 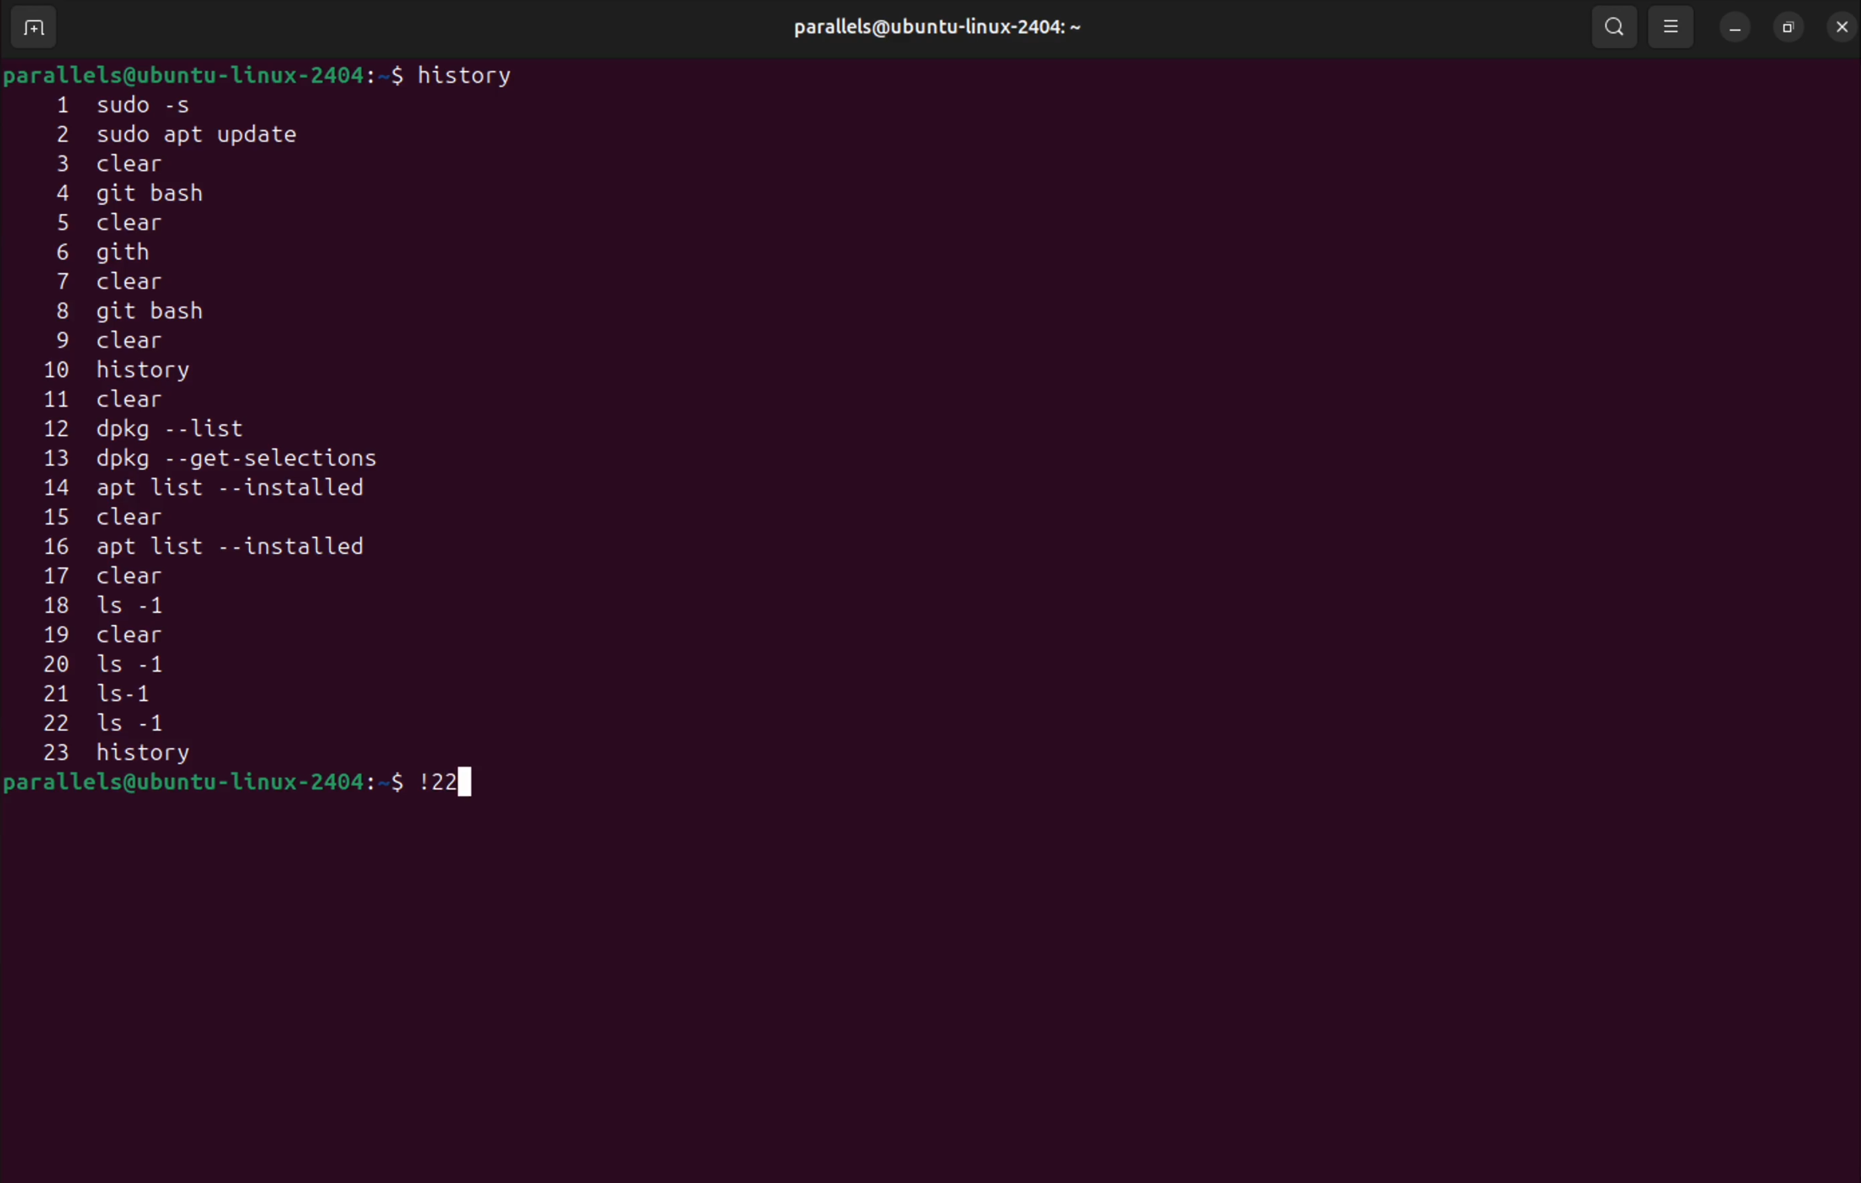 What do you see at coordinates (121, 695) in the screenshot?
I see `21 ls -1` at bounding box center [121, 695].